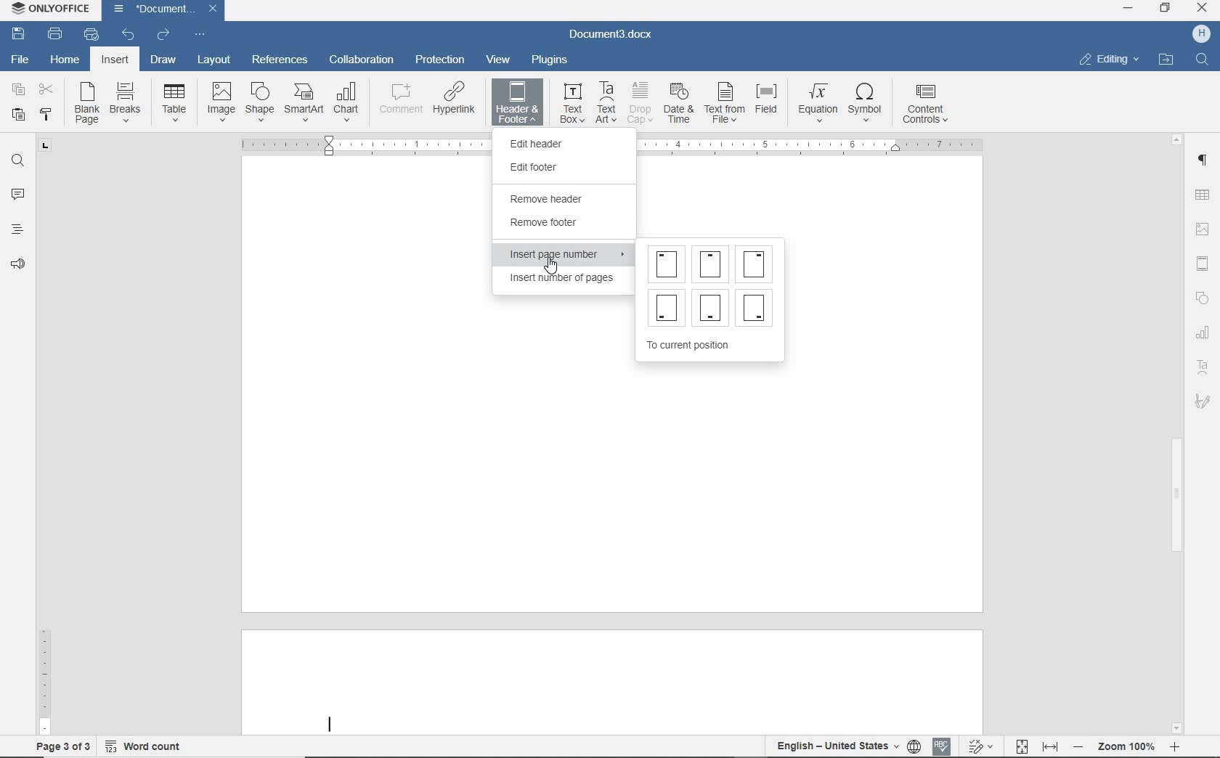 The width and height of the screenshot is (1220, 758). What do you see at coordinates (203, 33) in the screenshot?
I see `Customize quick access toolbar` at bounding box center [203, 33].